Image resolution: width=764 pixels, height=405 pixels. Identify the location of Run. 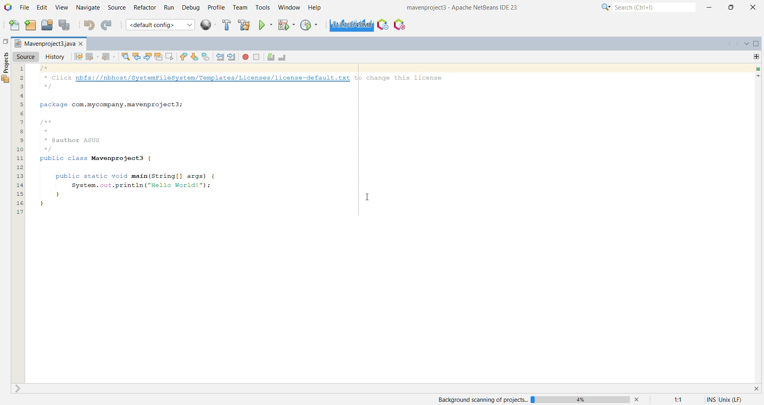
(169, 8).